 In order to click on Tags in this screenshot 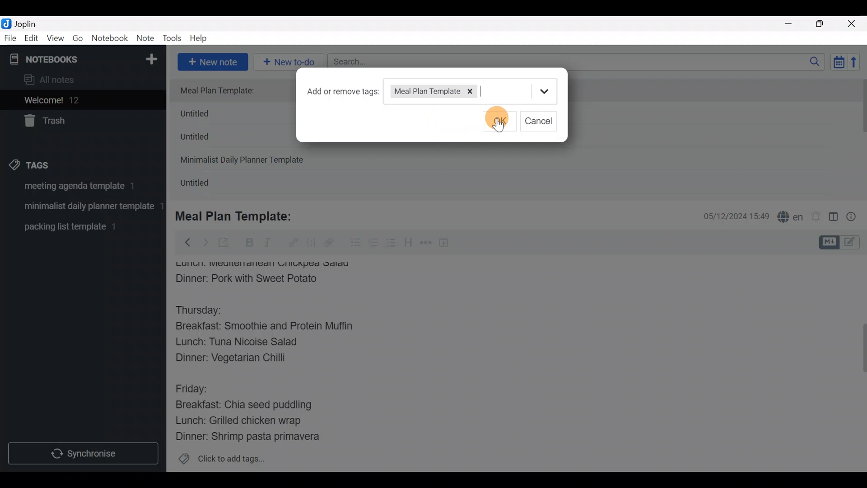, I will do `click(51, 164)`.